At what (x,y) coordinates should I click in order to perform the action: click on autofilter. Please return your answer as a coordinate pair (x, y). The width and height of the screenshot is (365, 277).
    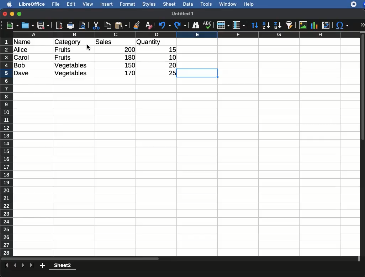
    Looking at the image, I should click on (290, 25).